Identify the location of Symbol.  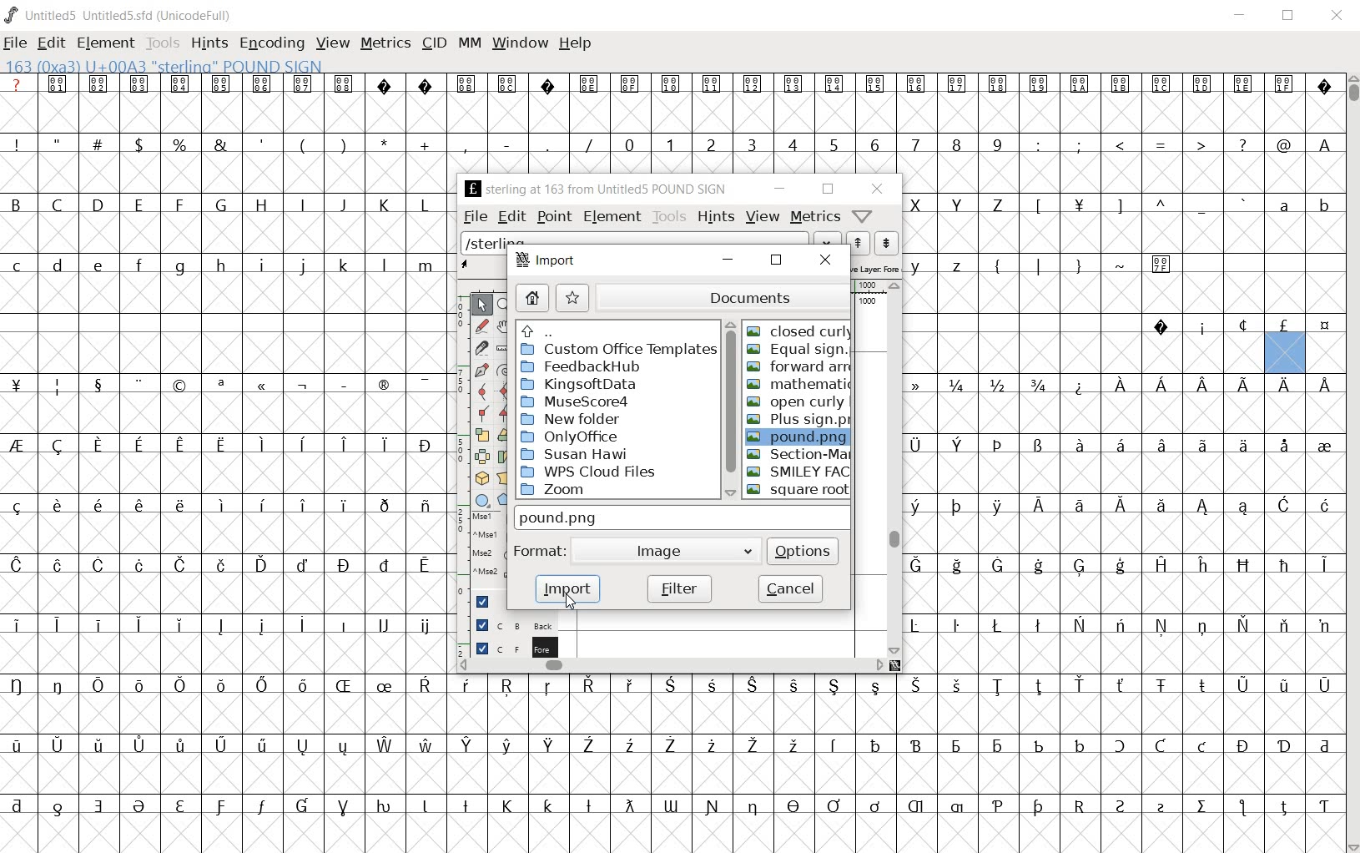
(794, 746).